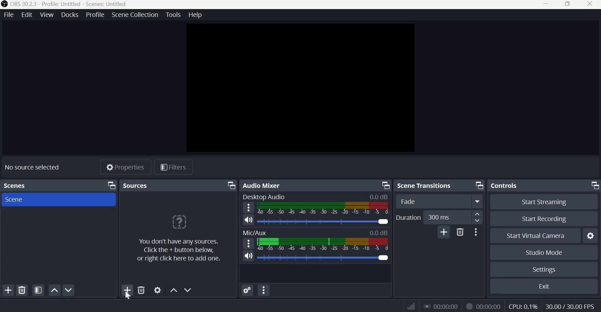 This screenshot has width=601, height=312. I want to click on Move scene up, so click(54, 290).